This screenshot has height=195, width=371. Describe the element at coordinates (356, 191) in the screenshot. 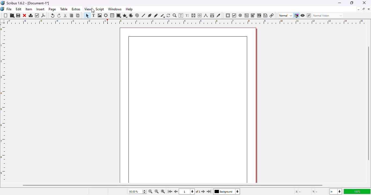

I see `100%` at that location.